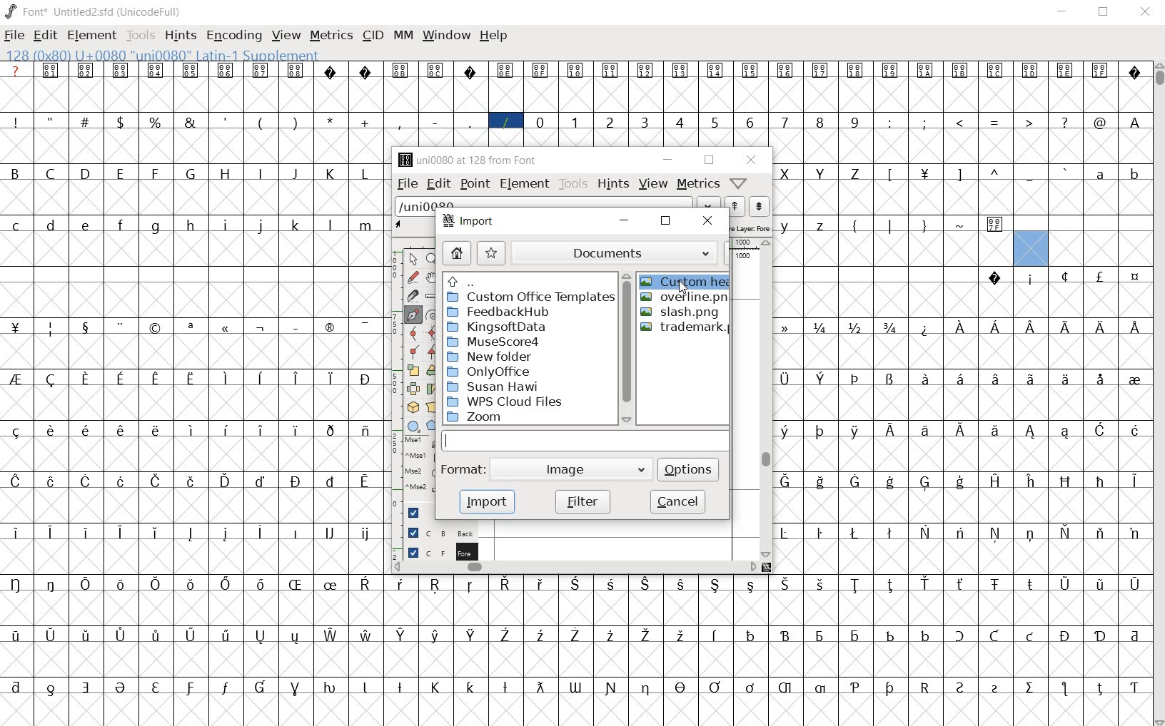 The image size is (1165, 726). I want to click on glyph, so click(50, 120).